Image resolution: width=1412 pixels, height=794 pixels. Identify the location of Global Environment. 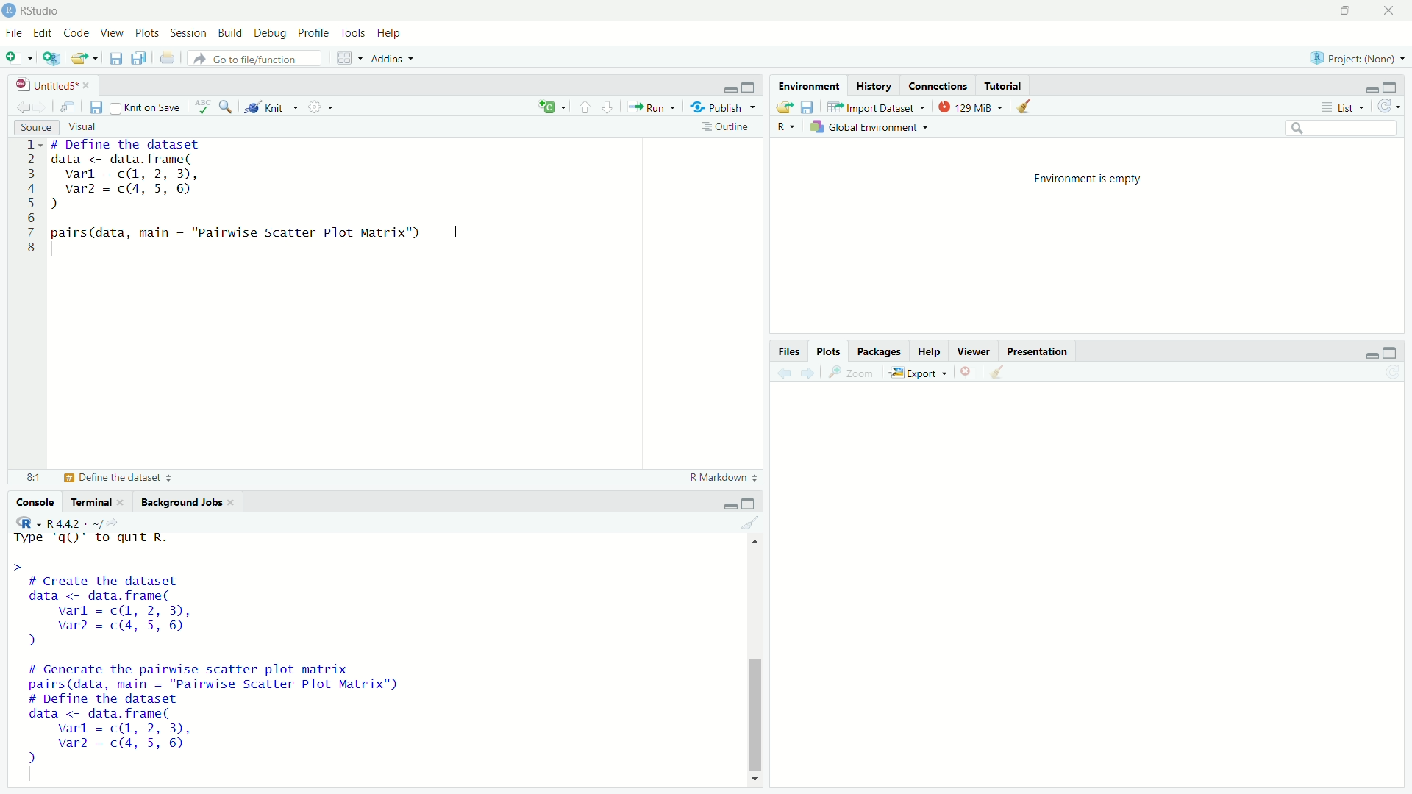
(872, 126).